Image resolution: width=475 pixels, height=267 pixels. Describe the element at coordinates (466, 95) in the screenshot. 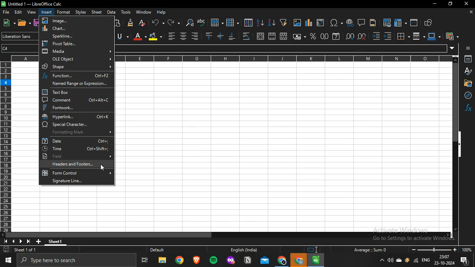

I see `navigator` at that location.